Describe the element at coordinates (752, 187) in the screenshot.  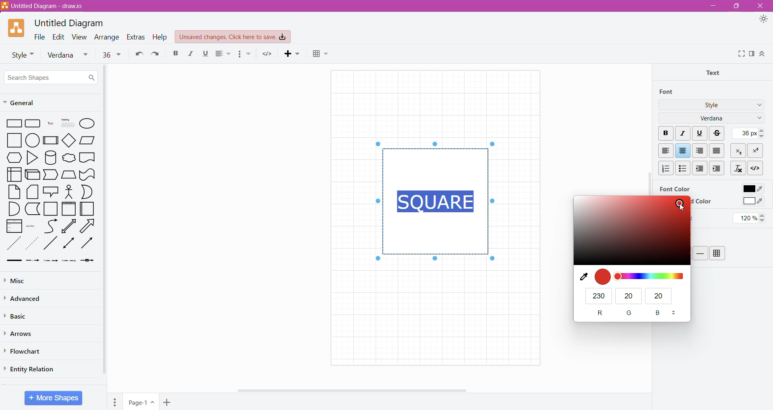
I see `Font Color` at that location.